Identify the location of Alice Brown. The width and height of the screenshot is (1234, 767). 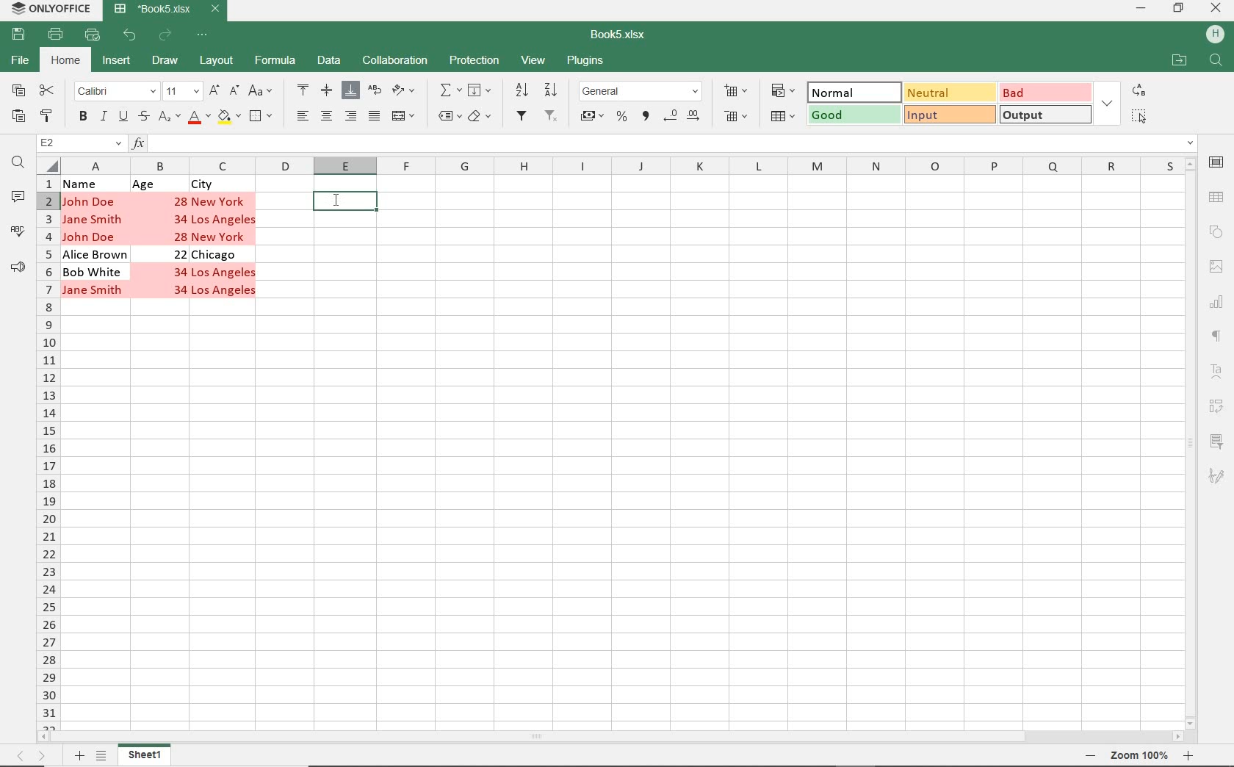
(98, 255).